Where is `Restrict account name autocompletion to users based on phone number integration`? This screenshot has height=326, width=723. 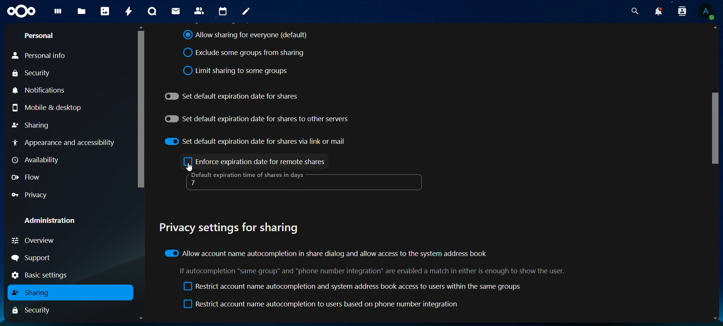 Restrict account name autocompletion to users based on phone number integration is located at coordinates (323, 305).